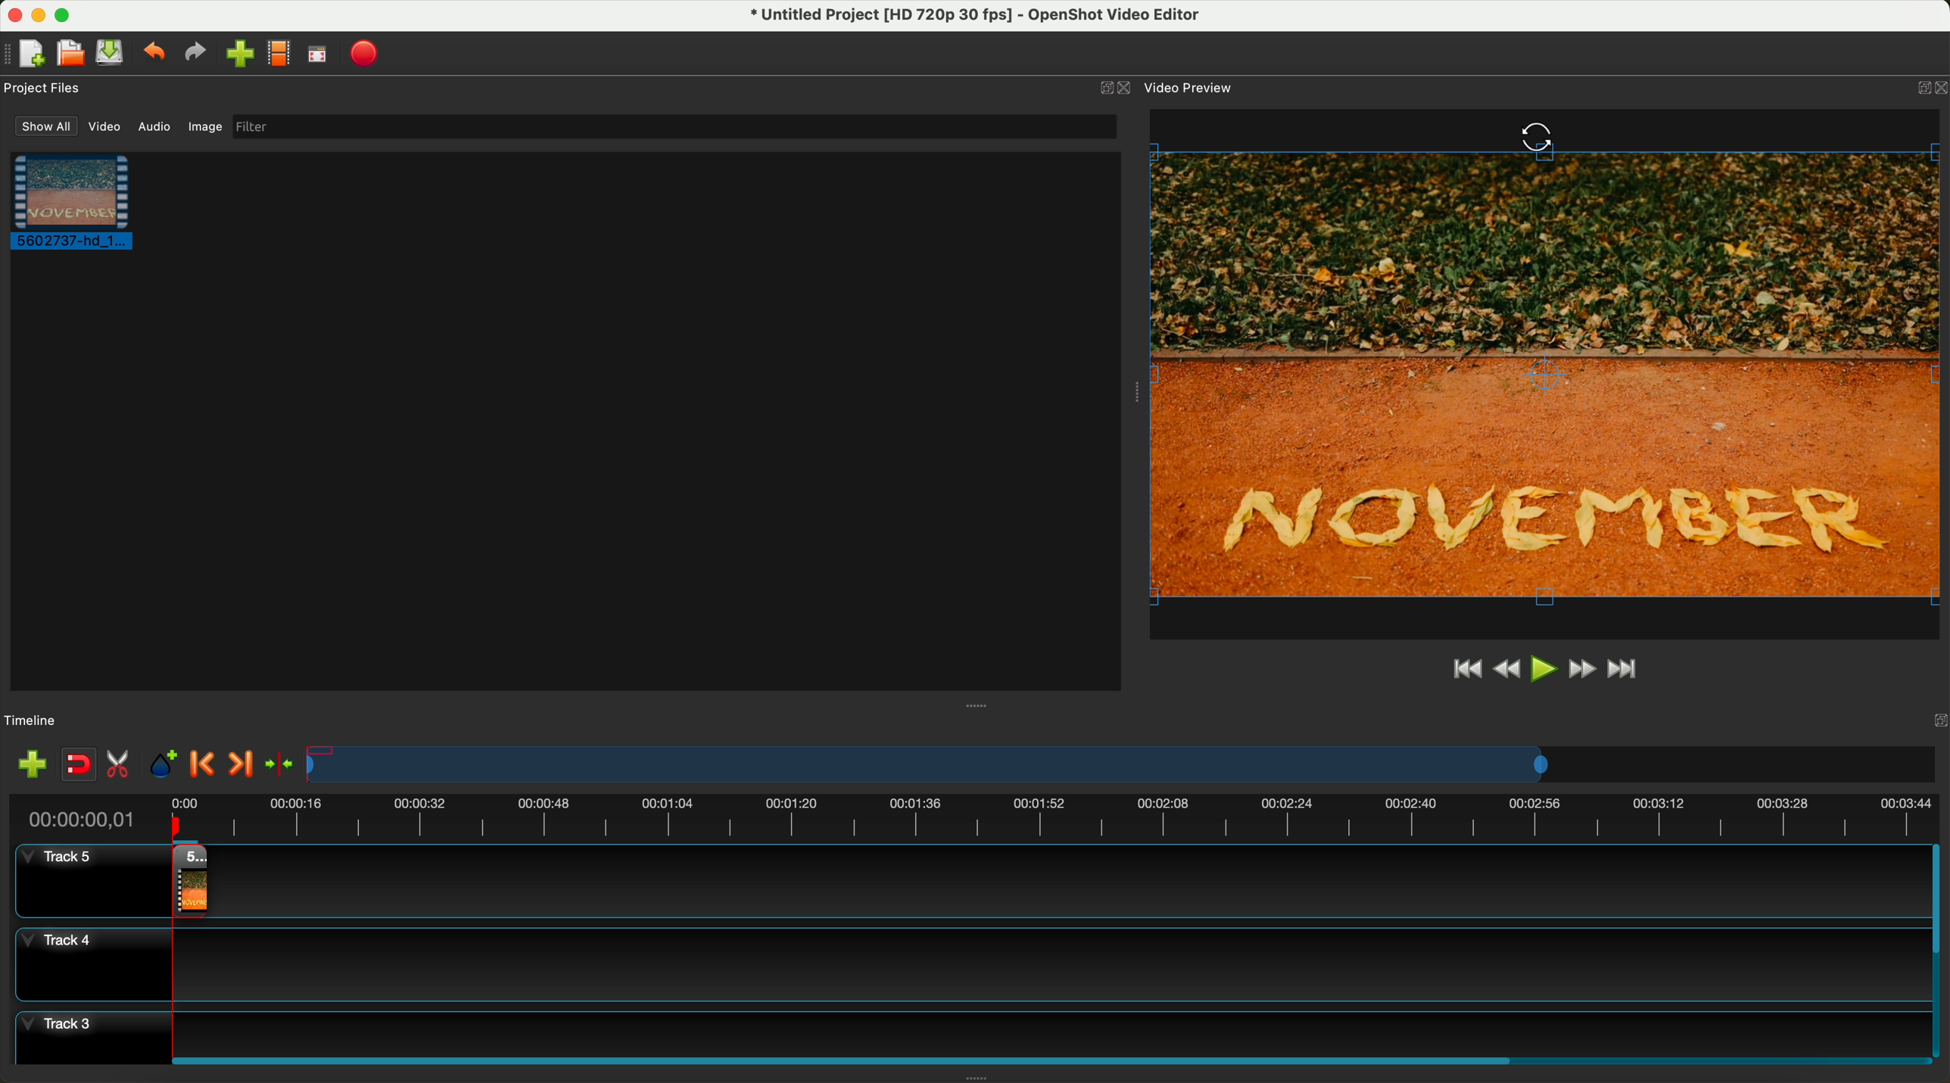 The width and height of the screenshot is (1950, 1083). What do you see at coordinates (1127, 89) in the screenshot?
I see `close` at bounding box center [1127, 89].